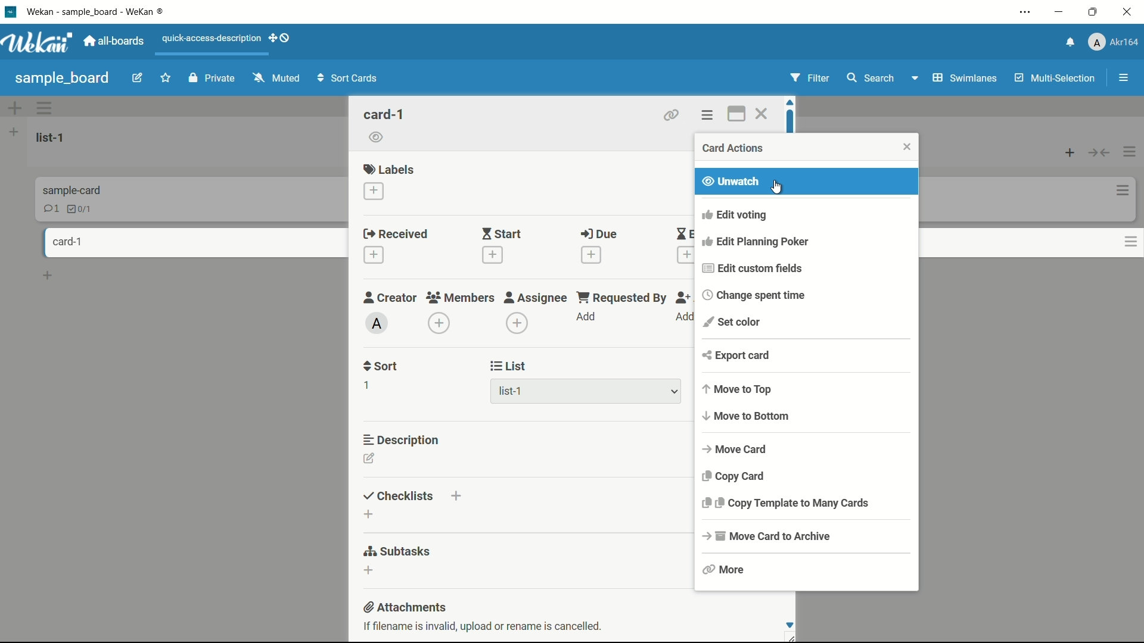  Describe the element at coordinates (741, 355) in the screenshot. I see `export card` at that location.